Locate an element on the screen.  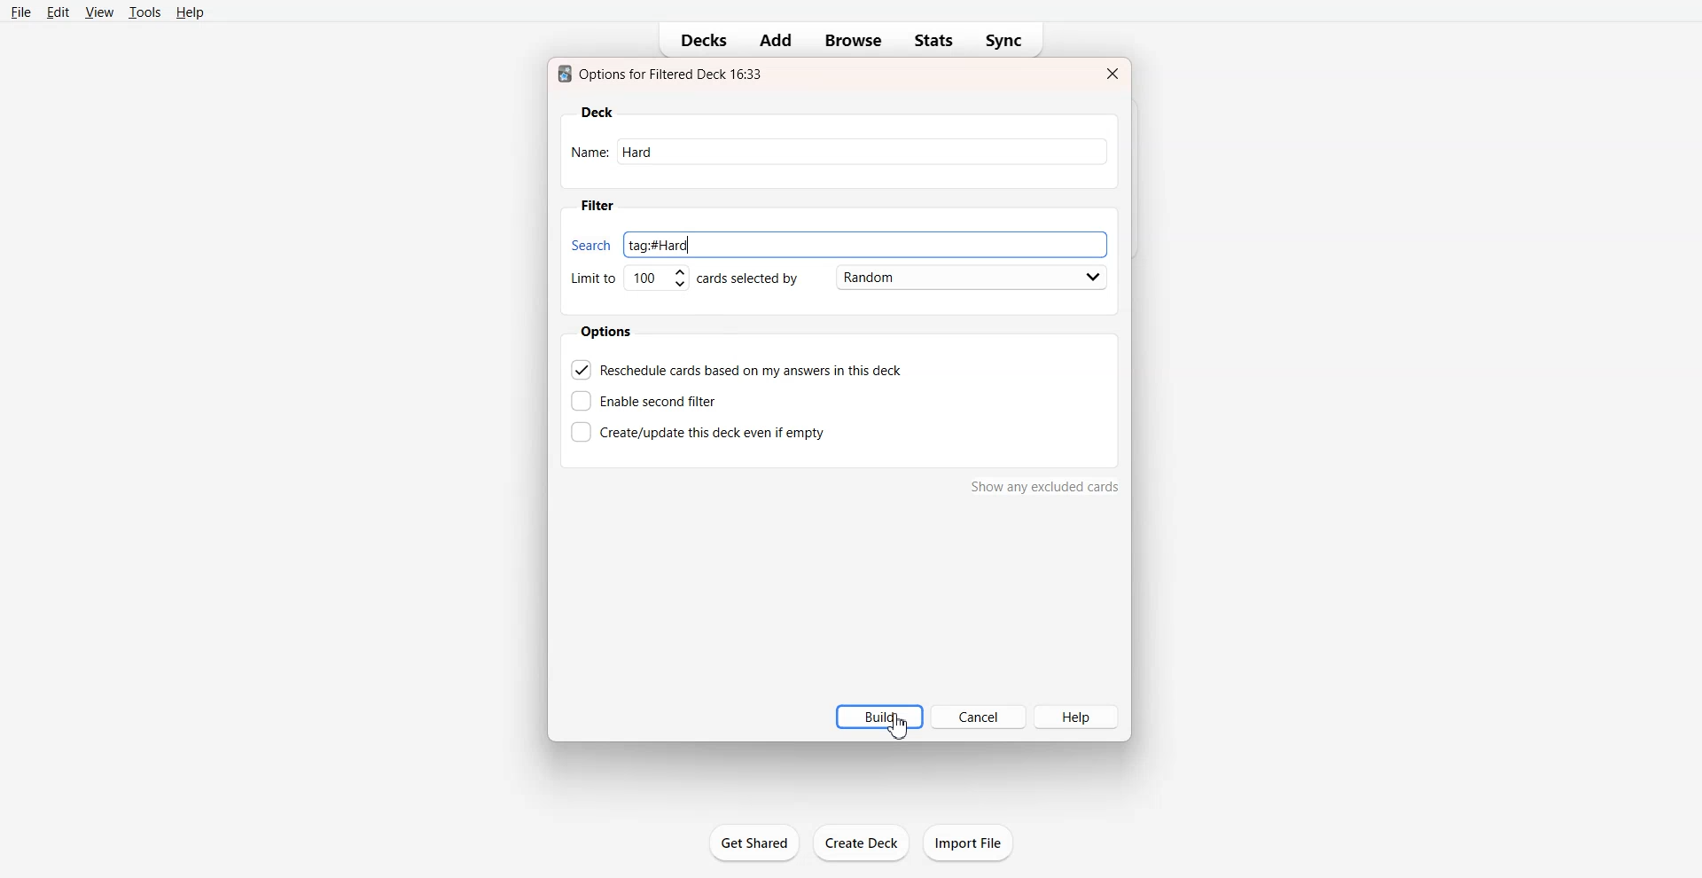
import file is located at coordinates (975, 842).